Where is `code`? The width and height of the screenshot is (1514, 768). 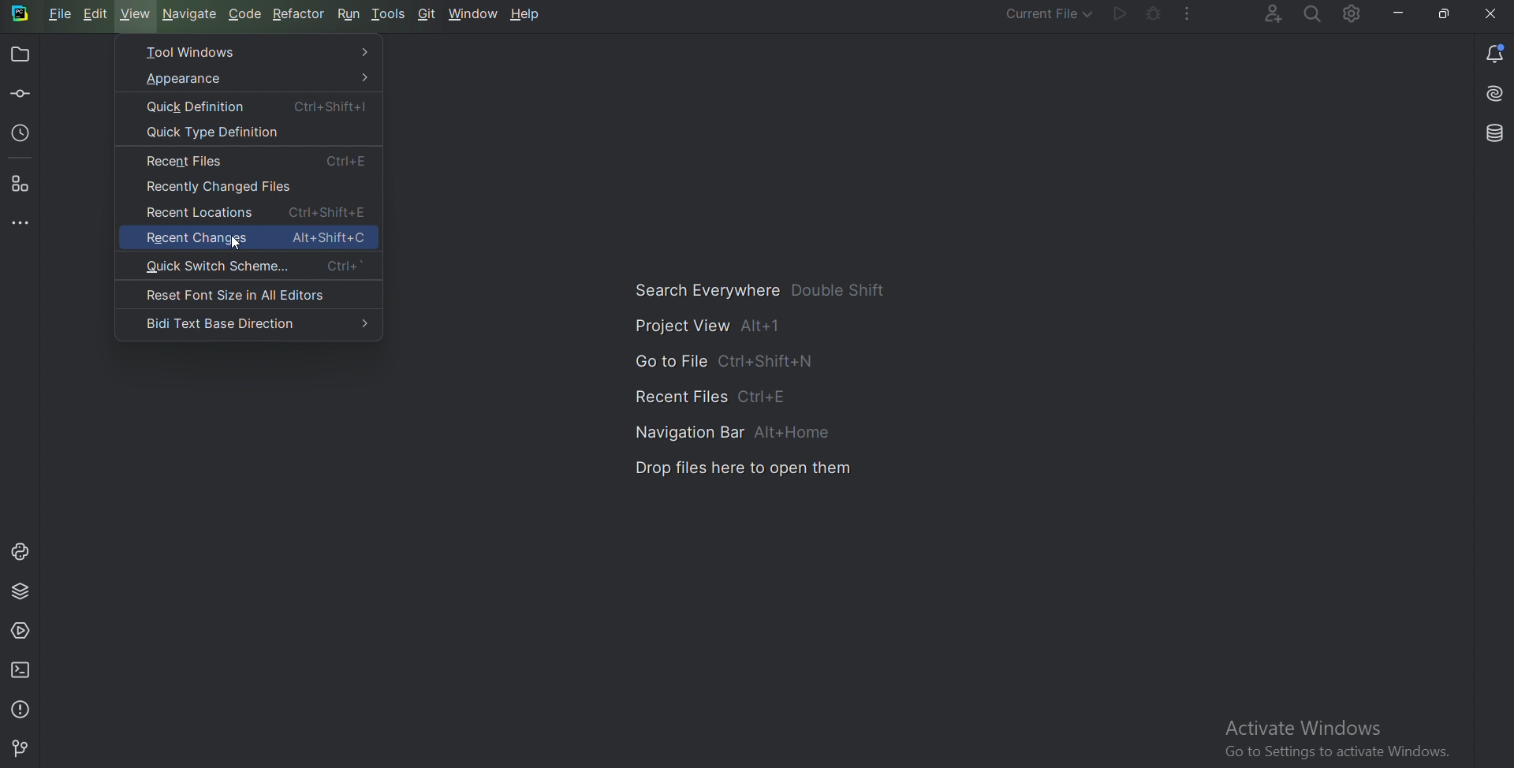
code is located at coordinates (247, 15).